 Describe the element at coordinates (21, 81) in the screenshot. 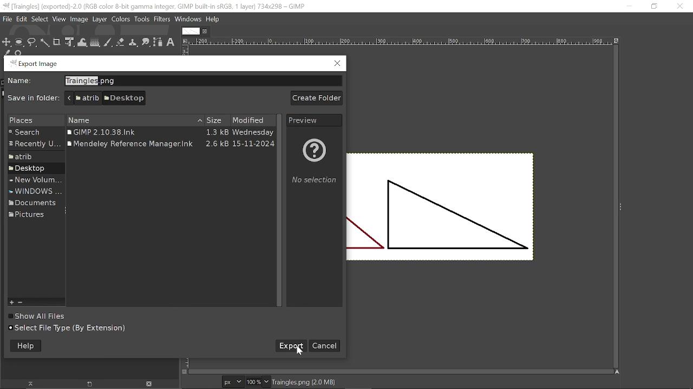

I see `Name:` at that location.